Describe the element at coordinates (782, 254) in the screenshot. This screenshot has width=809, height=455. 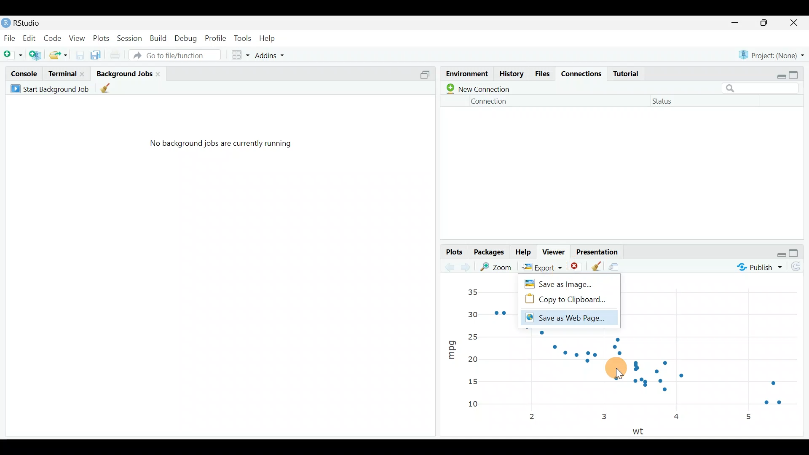
I see `Restore down` at that location.